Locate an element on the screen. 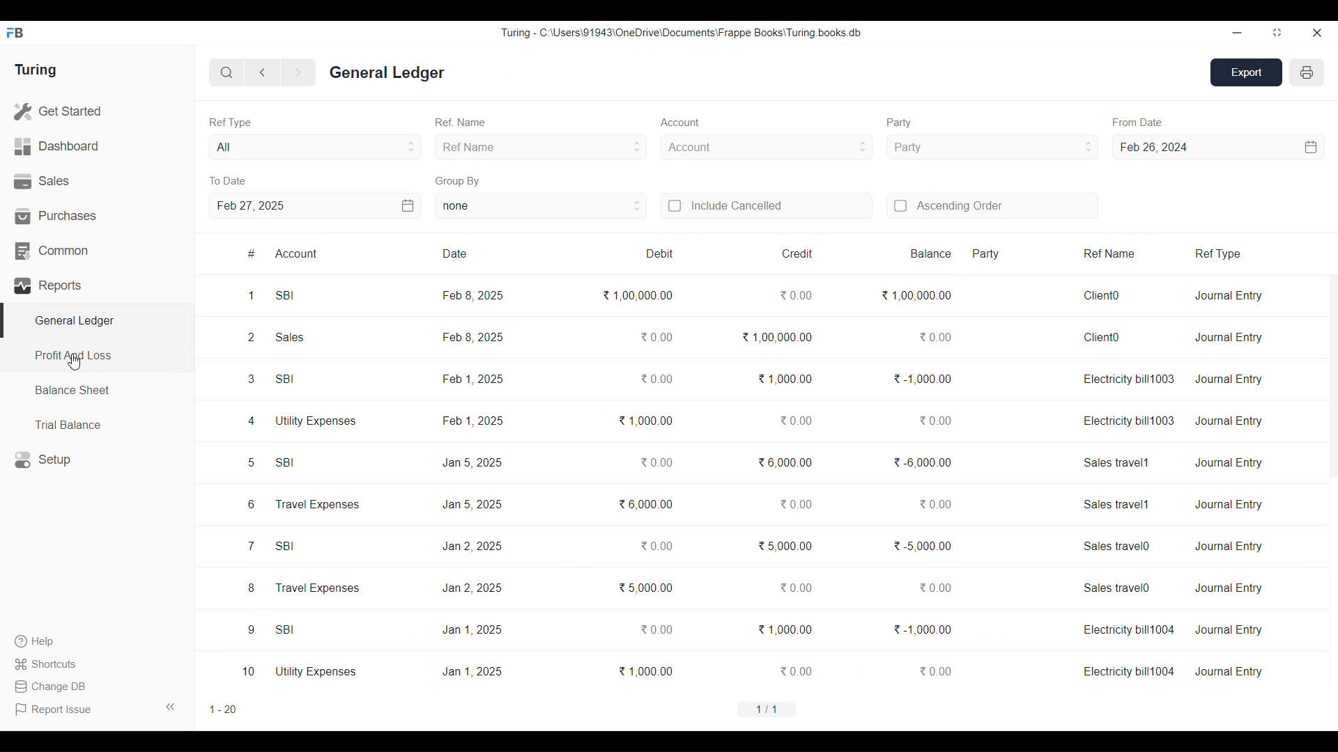 The height and width of the screenshot is (752, 1338). Journal Entry is located at coordinates (1229, 379).